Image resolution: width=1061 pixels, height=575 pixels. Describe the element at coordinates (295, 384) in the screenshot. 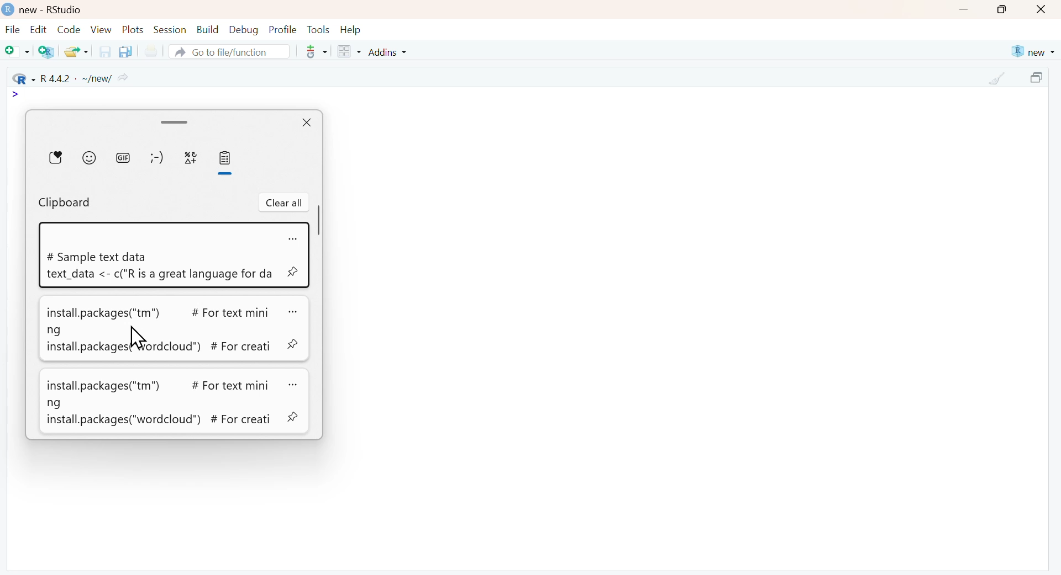

I see `more options` at that location.